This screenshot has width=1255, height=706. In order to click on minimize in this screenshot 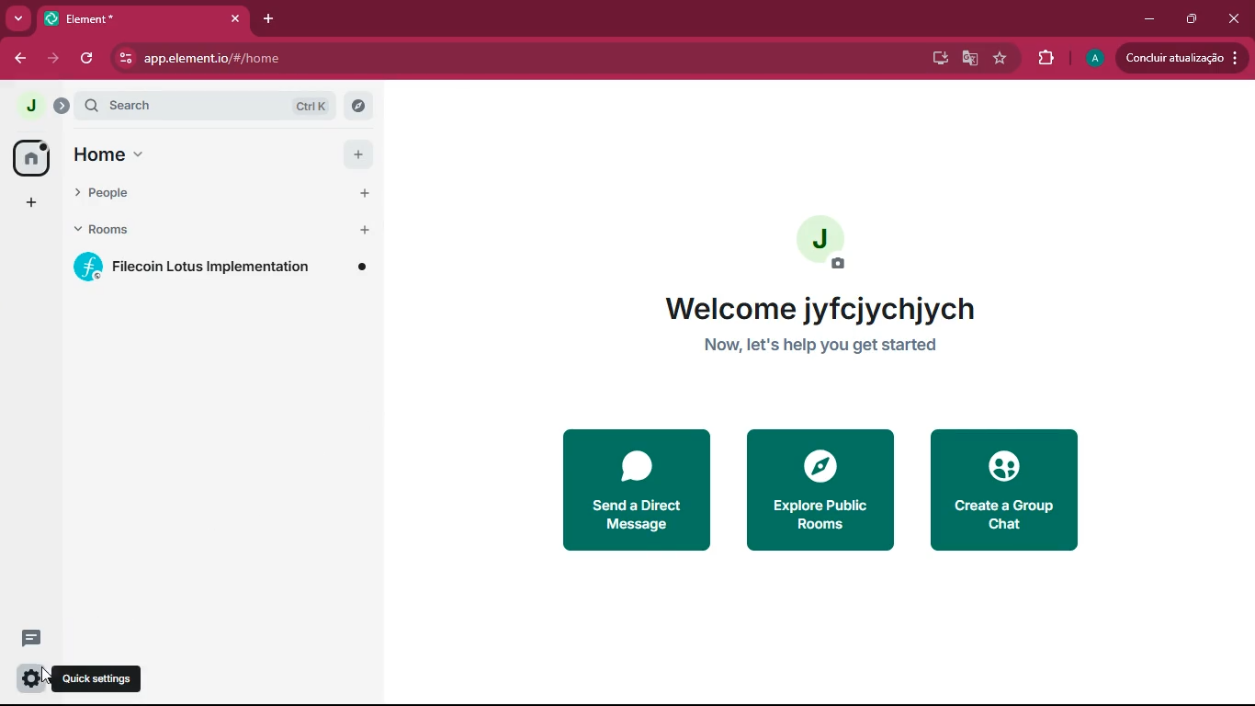, I will do `click(1148, 20)`.